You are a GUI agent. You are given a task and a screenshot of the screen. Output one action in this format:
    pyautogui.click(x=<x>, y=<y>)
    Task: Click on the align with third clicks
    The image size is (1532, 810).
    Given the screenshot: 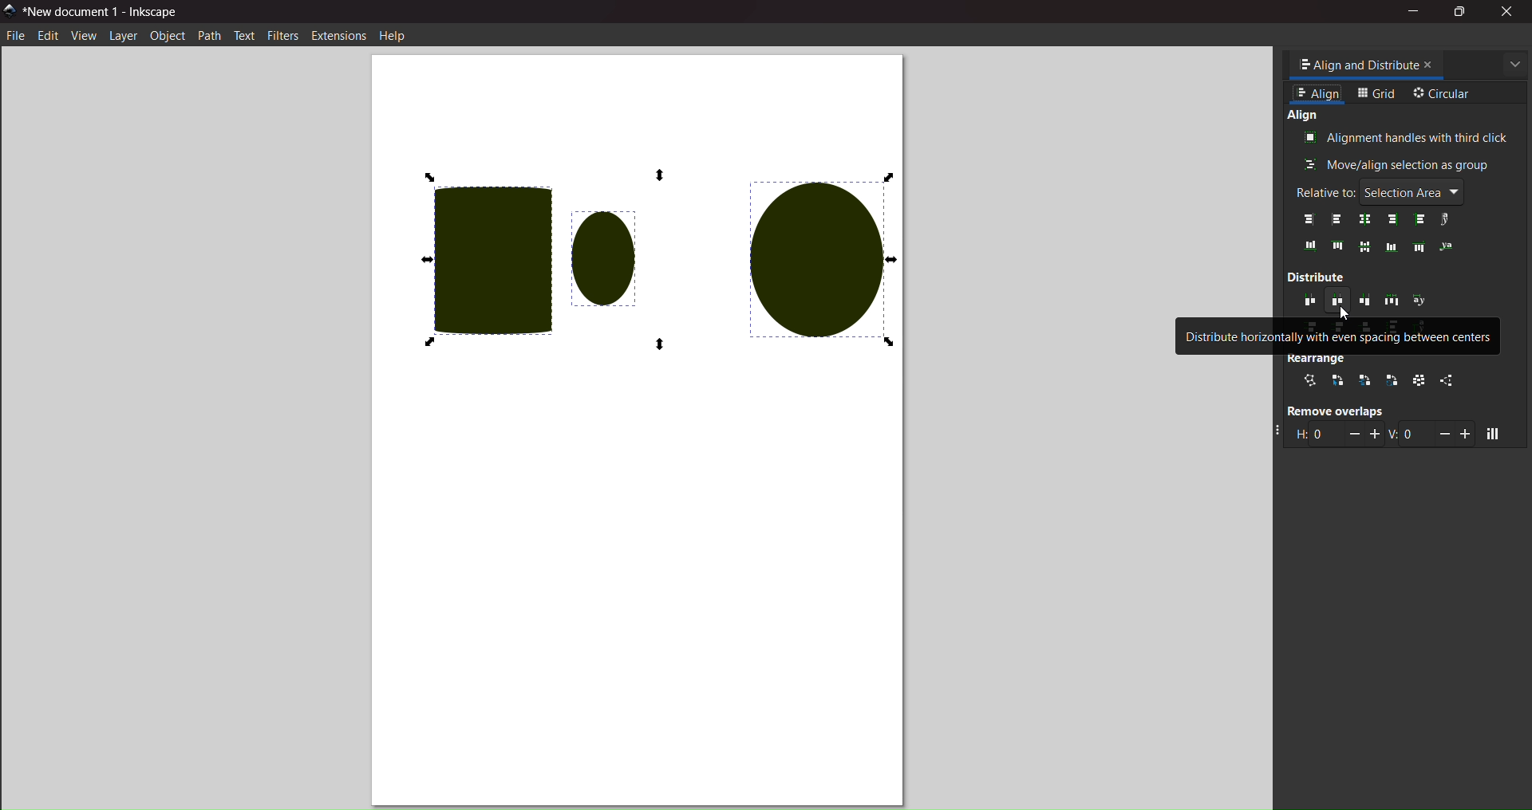 What is the action you would take?
    pyautogui.click(x=1412, y=138)
    